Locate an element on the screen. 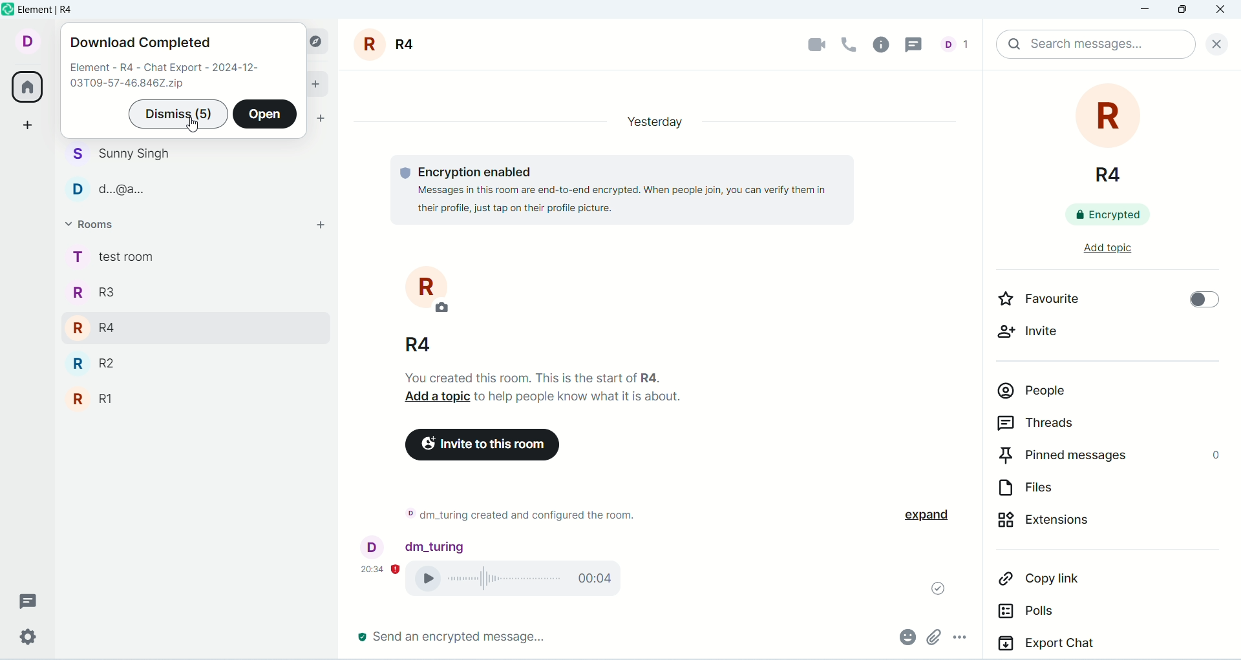 The image size is (1241, 660). vertical scroll bar is located at coordinates (1233, 364).